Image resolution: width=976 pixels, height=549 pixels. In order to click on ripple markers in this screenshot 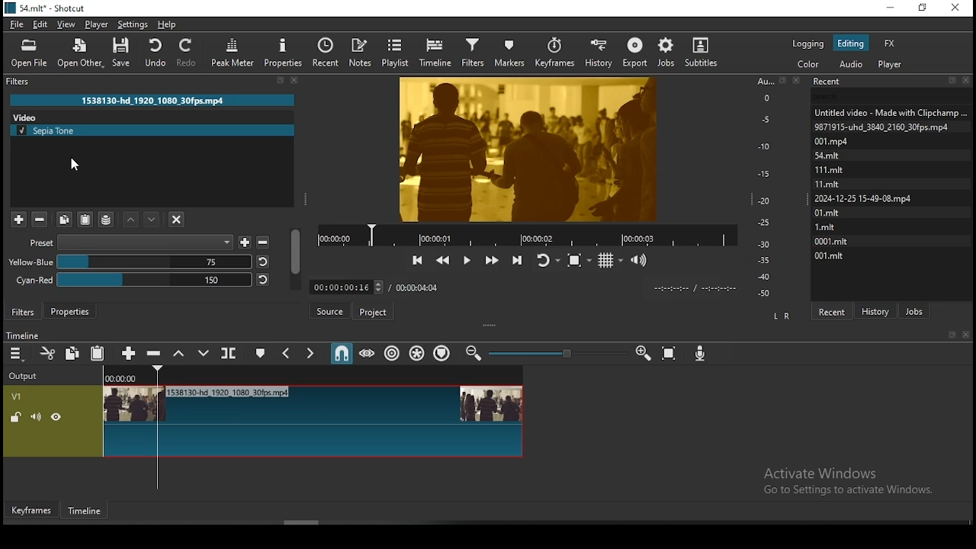, I will do `click(443, 354)`.